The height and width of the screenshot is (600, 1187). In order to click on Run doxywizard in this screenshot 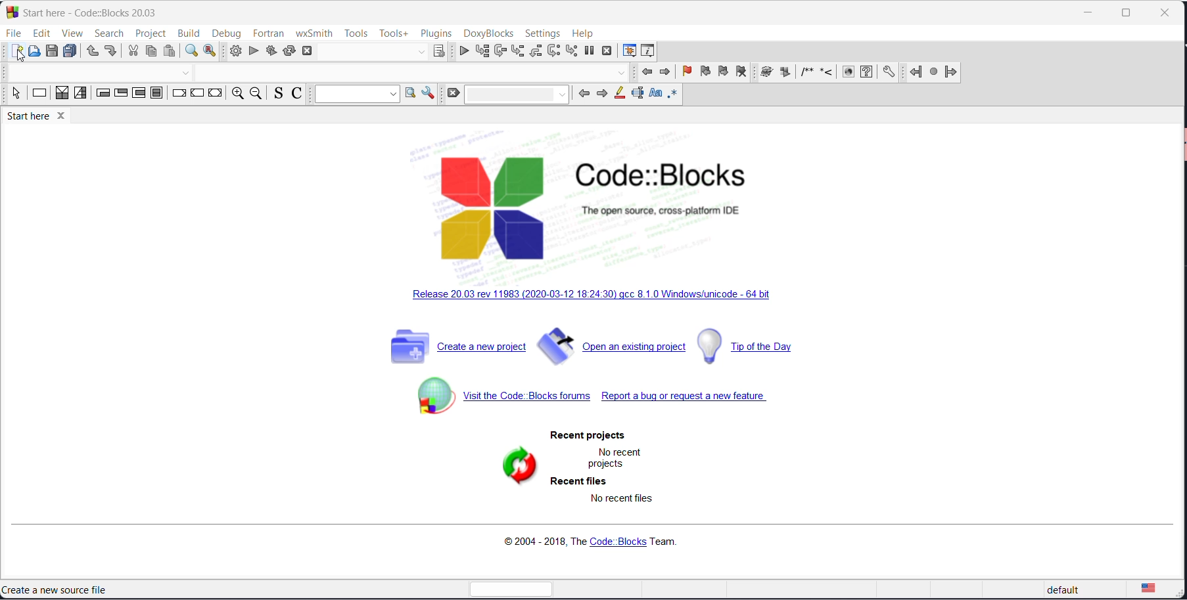, I will do `click(767, 74)`.